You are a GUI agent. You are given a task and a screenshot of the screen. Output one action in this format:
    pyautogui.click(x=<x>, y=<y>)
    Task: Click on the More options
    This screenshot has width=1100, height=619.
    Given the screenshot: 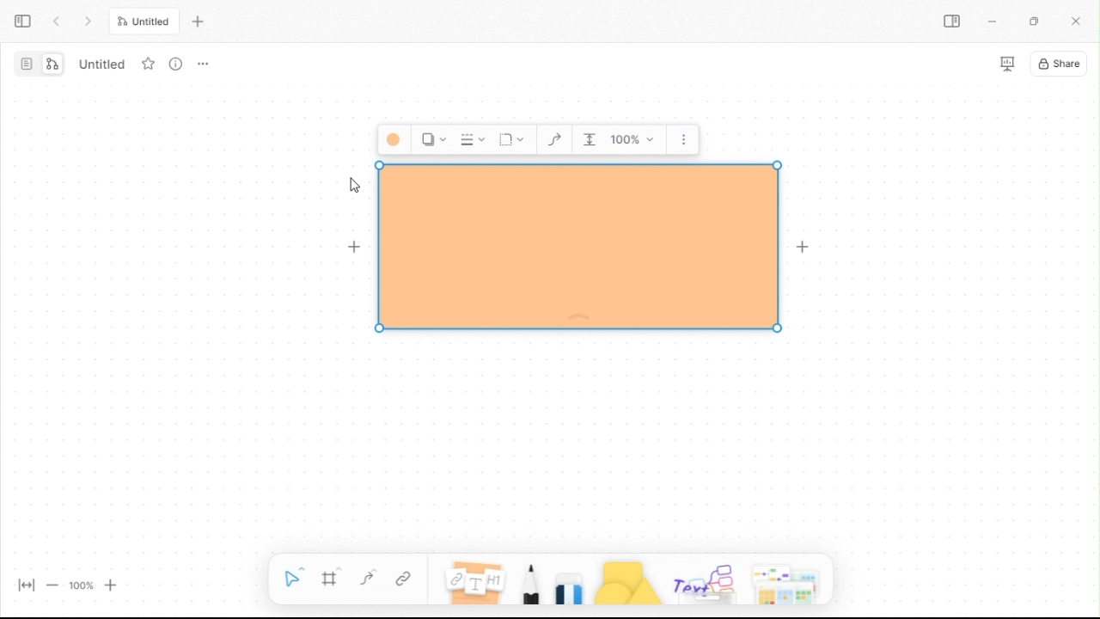 What is the action you would take?
    pyautogui.click(x=684, y=139)
    